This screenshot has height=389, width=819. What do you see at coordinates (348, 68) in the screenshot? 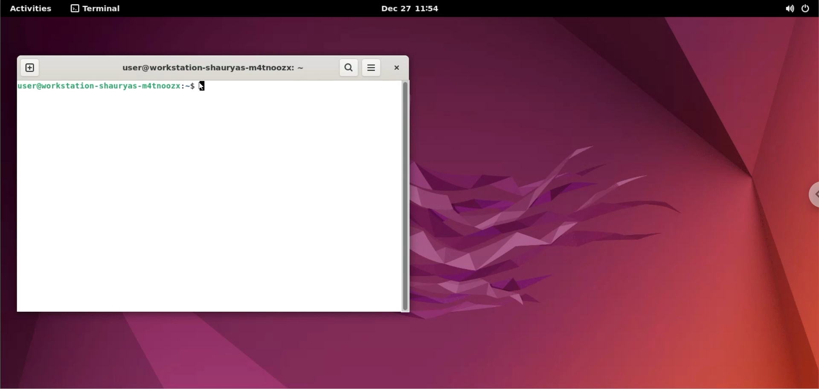
I see `search` at bounding box center [348, 68].